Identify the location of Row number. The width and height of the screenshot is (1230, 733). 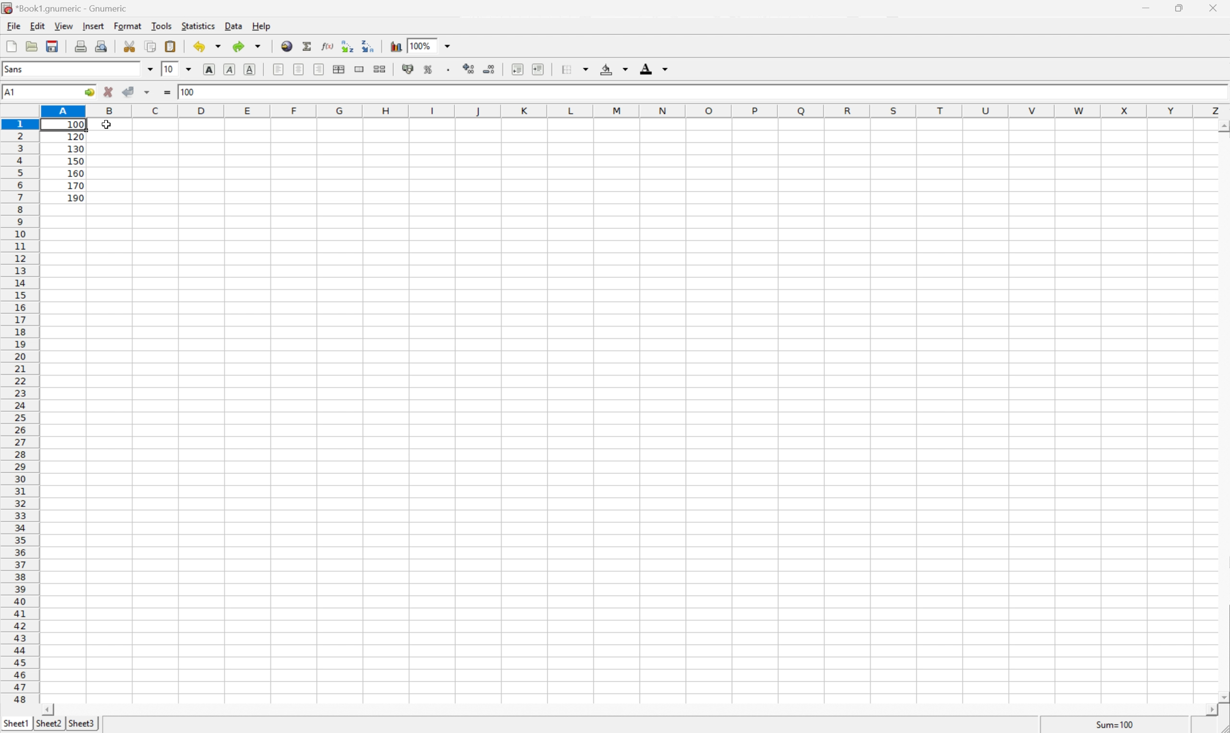
(19, 411).